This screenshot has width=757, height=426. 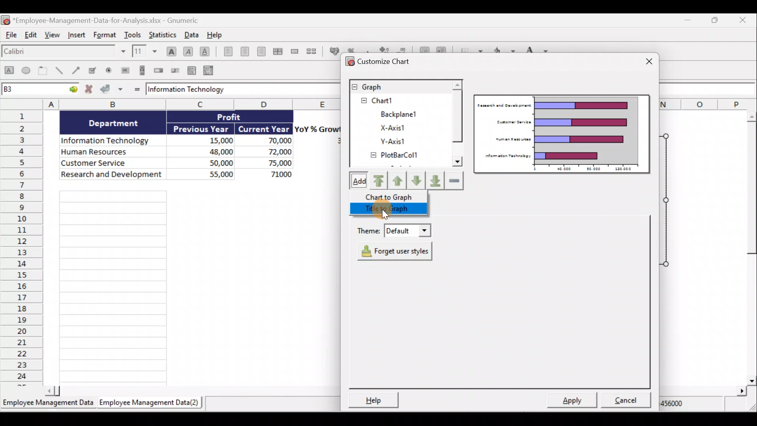 What do you see at coordinates (210, 151) in the screenshot?
I see `48,000` at bounding box center [210, 151].